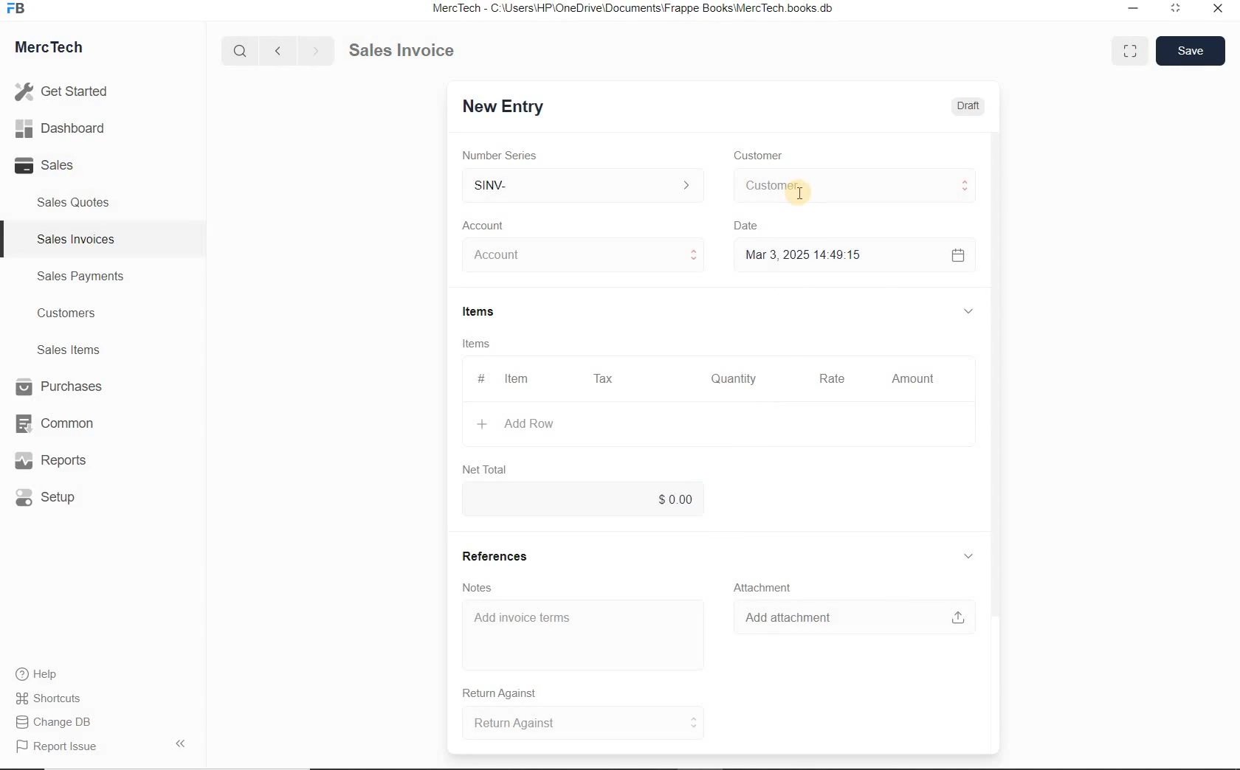 The height and width of the screenshot is (770, 1240). Describe the element at coordinates (315, 51) in the screenshot. I see `Go forward` at that location.